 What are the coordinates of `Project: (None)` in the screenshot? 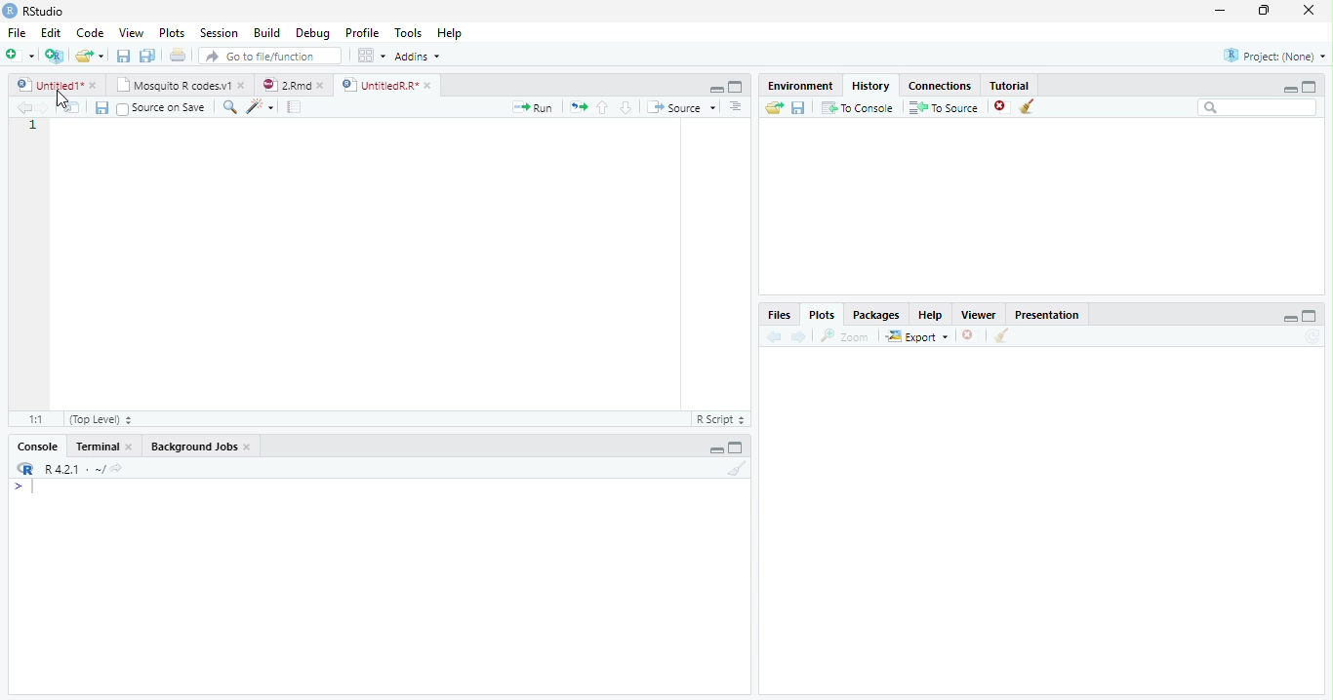 It's located at (1274, 56).